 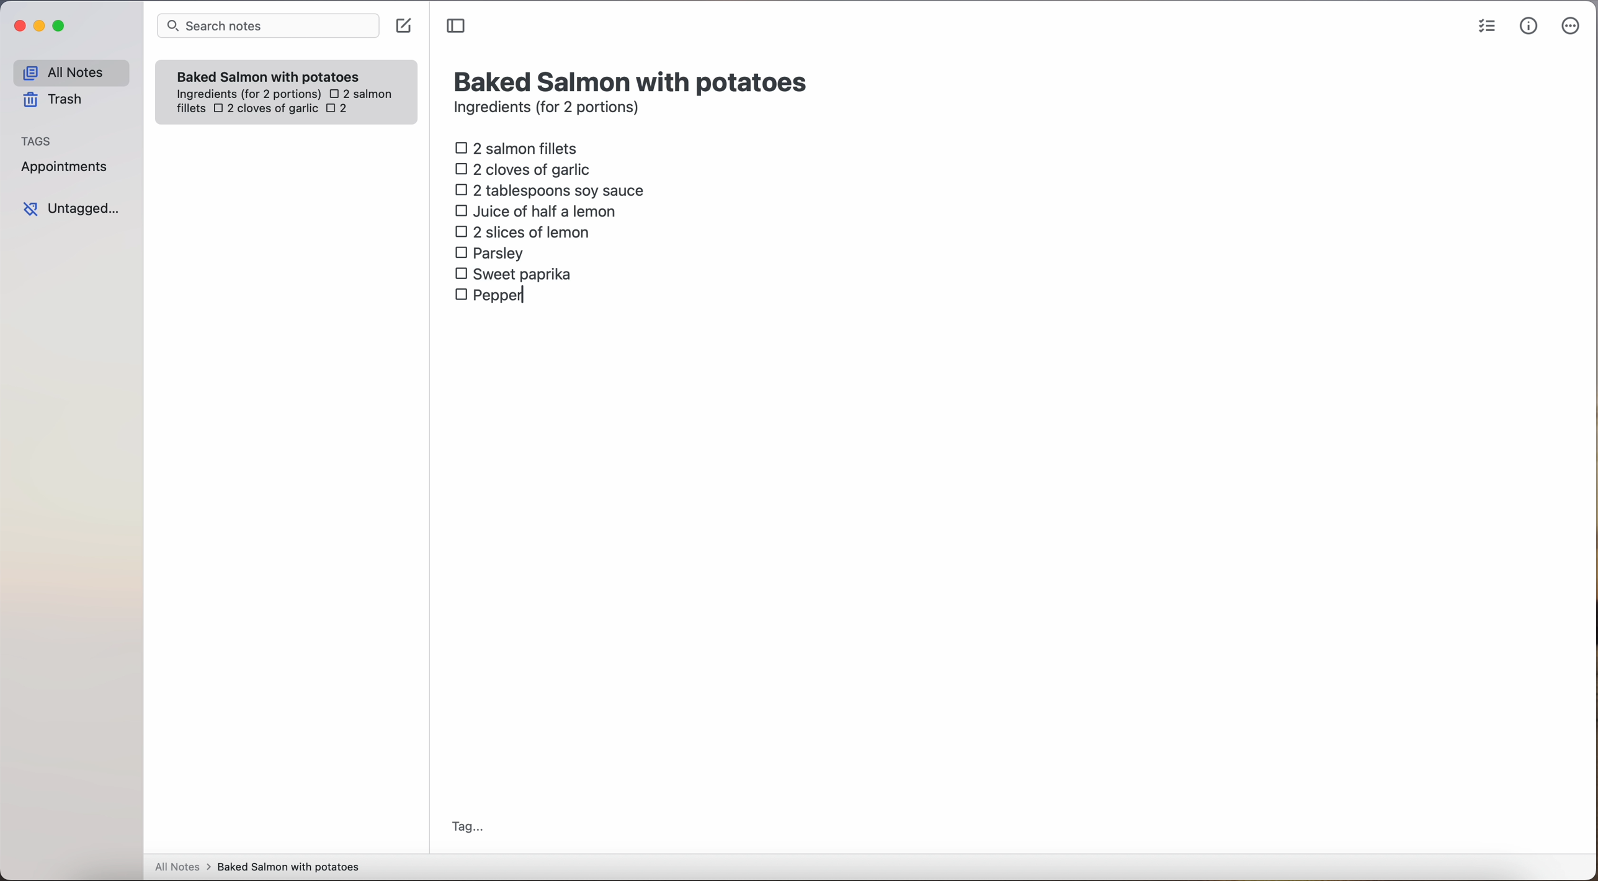 I want to click on 2 slices of lemon, so click(x=523, y=232).